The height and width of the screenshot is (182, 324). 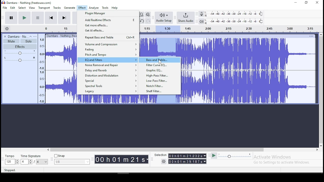 I want to click on repeat, so click(x=108, y=37).